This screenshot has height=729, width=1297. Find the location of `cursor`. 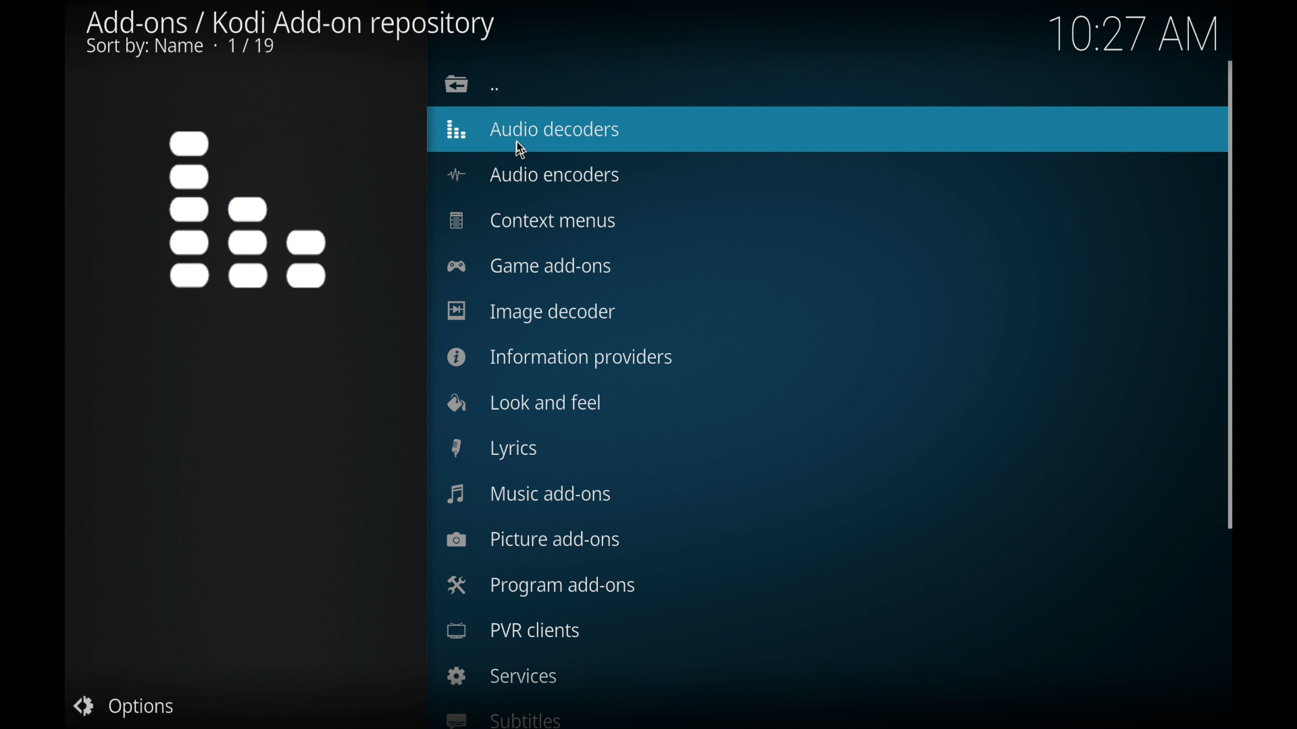

cursor is located at coordinates (520, 151).